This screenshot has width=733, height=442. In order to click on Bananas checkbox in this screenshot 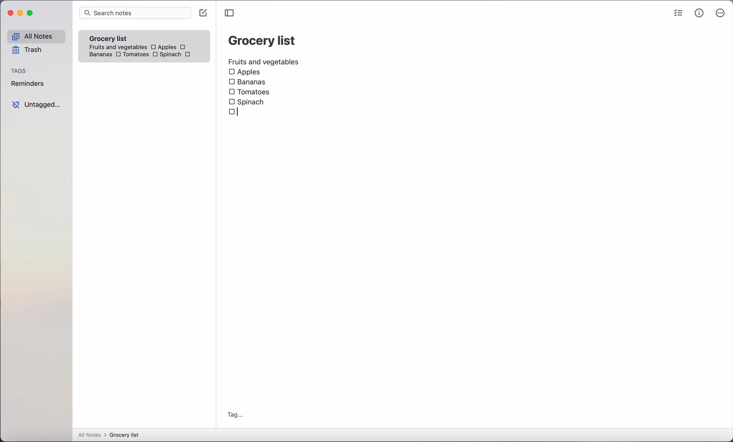, I will do `click(248, 81)`.